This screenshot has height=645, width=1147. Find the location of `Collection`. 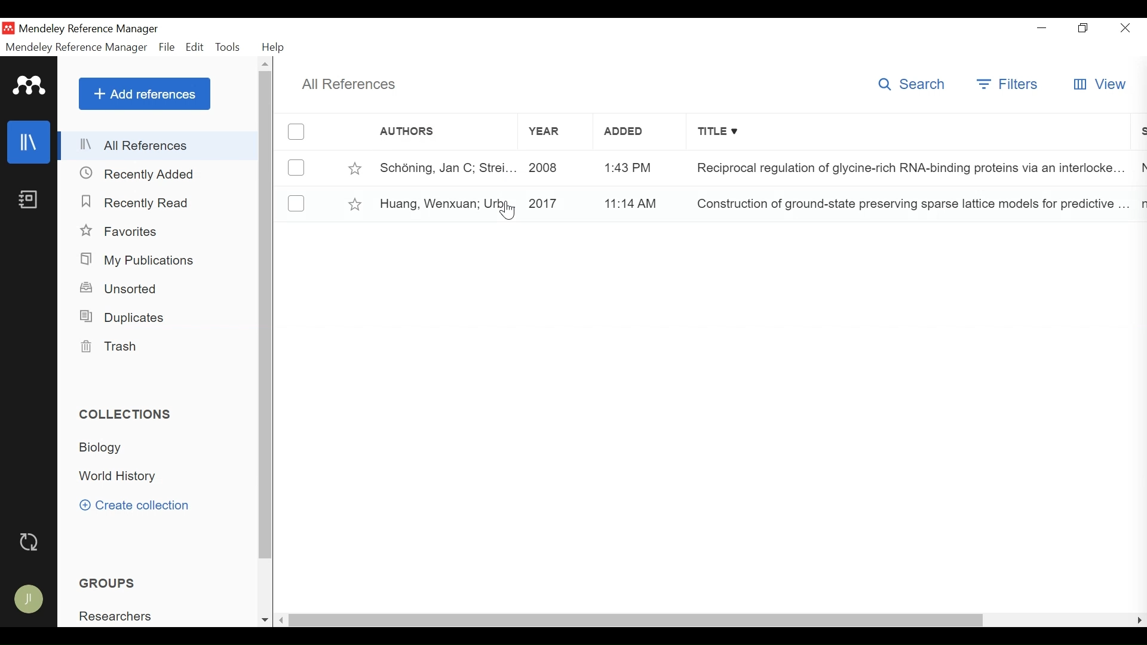

Collection is located at coordinates (119, 477).